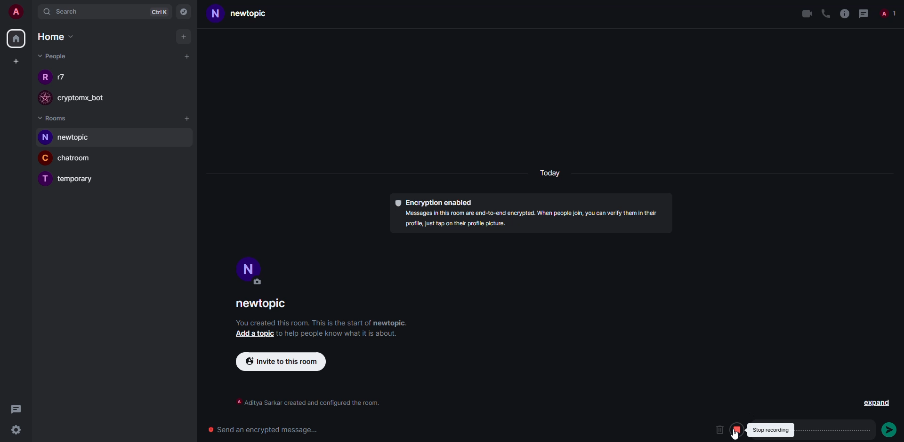 The width and height of the screenshot is (904, 442). Describe the element at coordinates (261, 284) in the screenshot. I see `edit profile image` at that location.